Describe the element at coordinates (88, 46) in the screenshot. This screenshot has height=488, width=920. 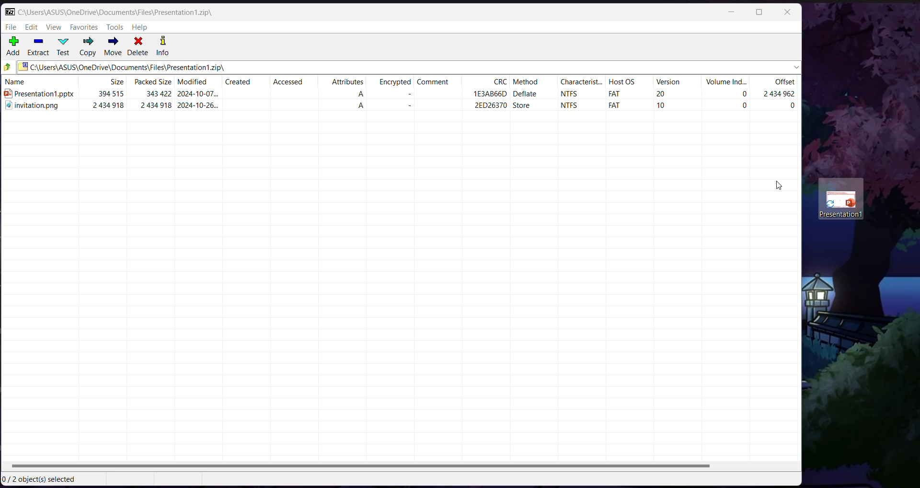
I see `Copy` at that location.